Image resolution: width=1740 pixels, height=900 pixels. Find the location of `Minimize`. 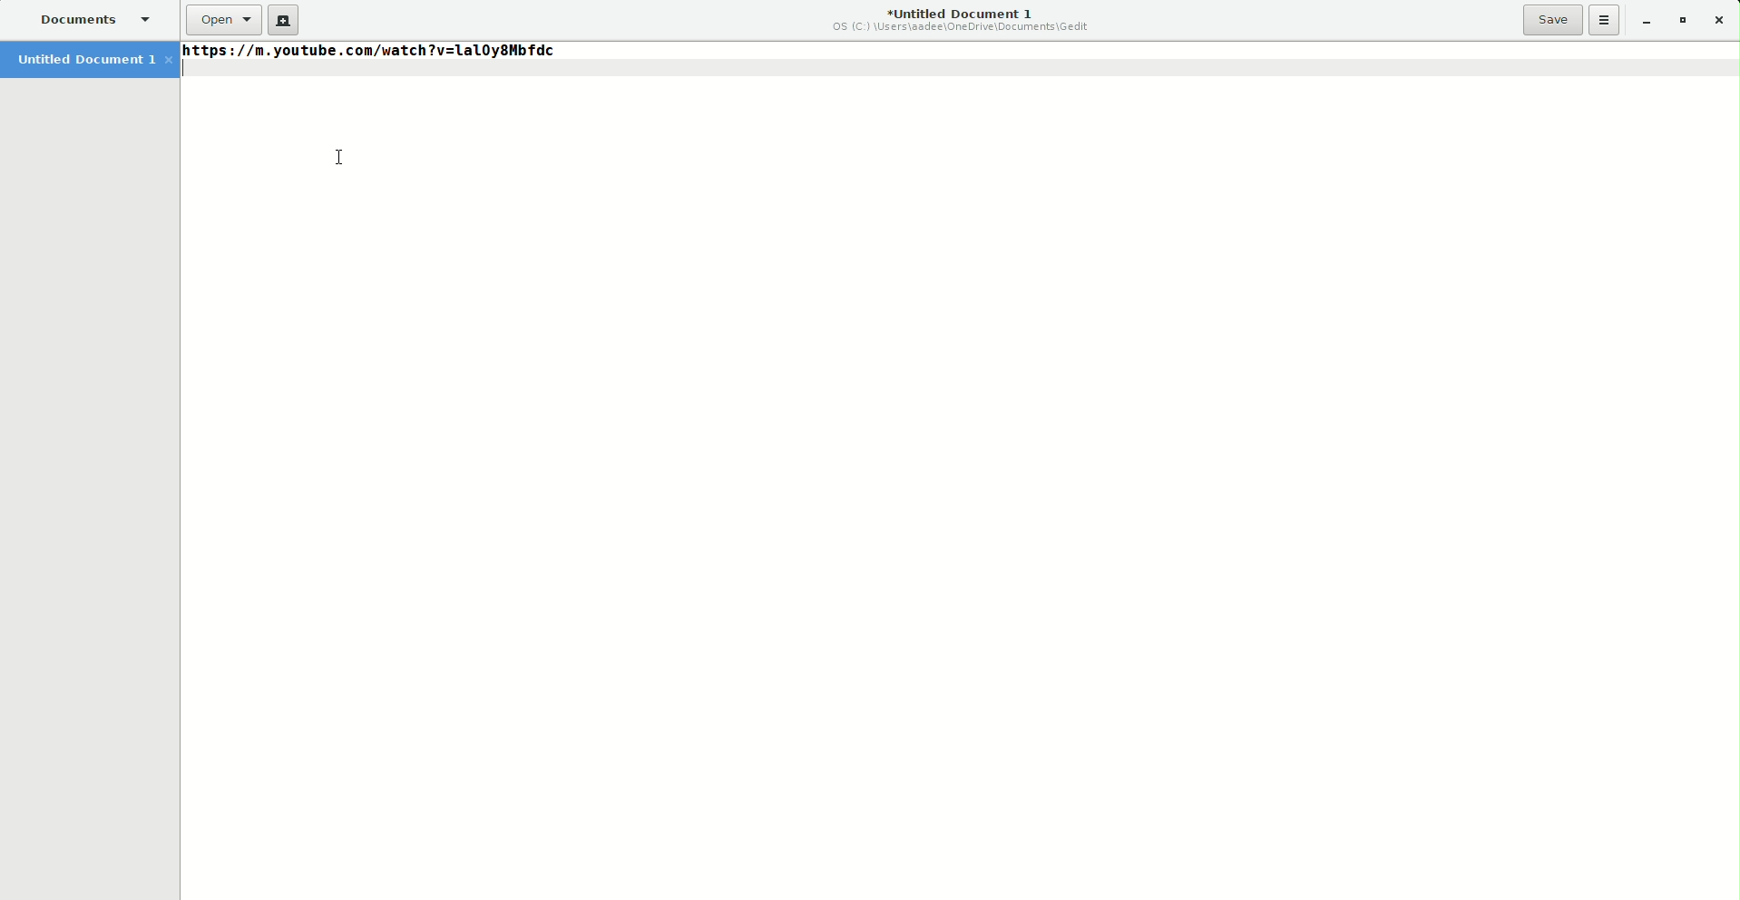

Minimize is located at coordinates (1643, 20).